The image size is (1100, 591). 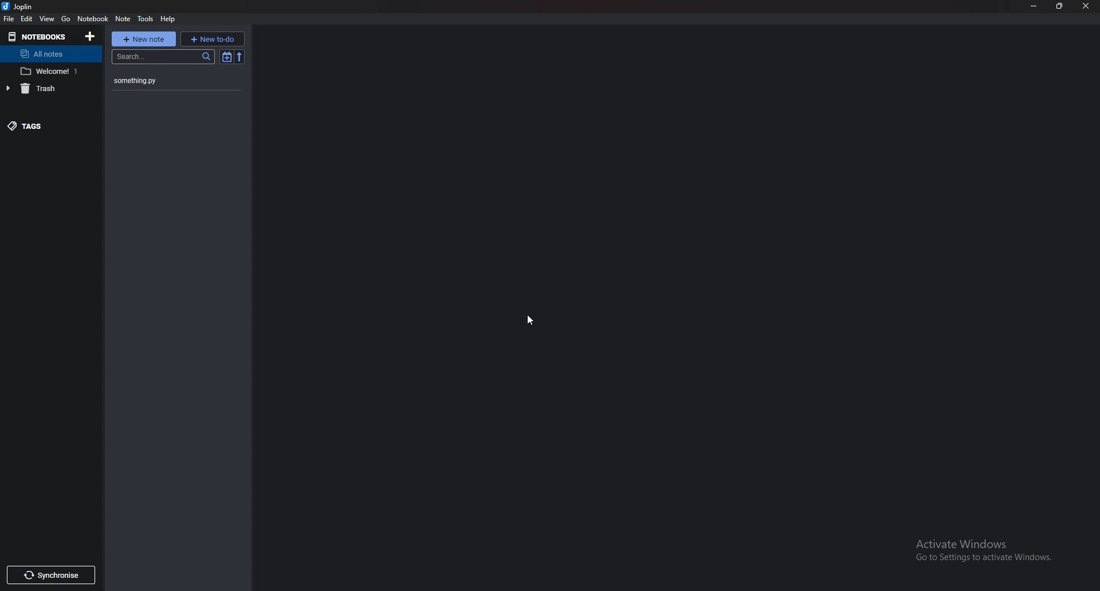 What do you see at coordinates (52, 71) in the screenshot?
I see `welcome 1` at bounding box center [52, 71].